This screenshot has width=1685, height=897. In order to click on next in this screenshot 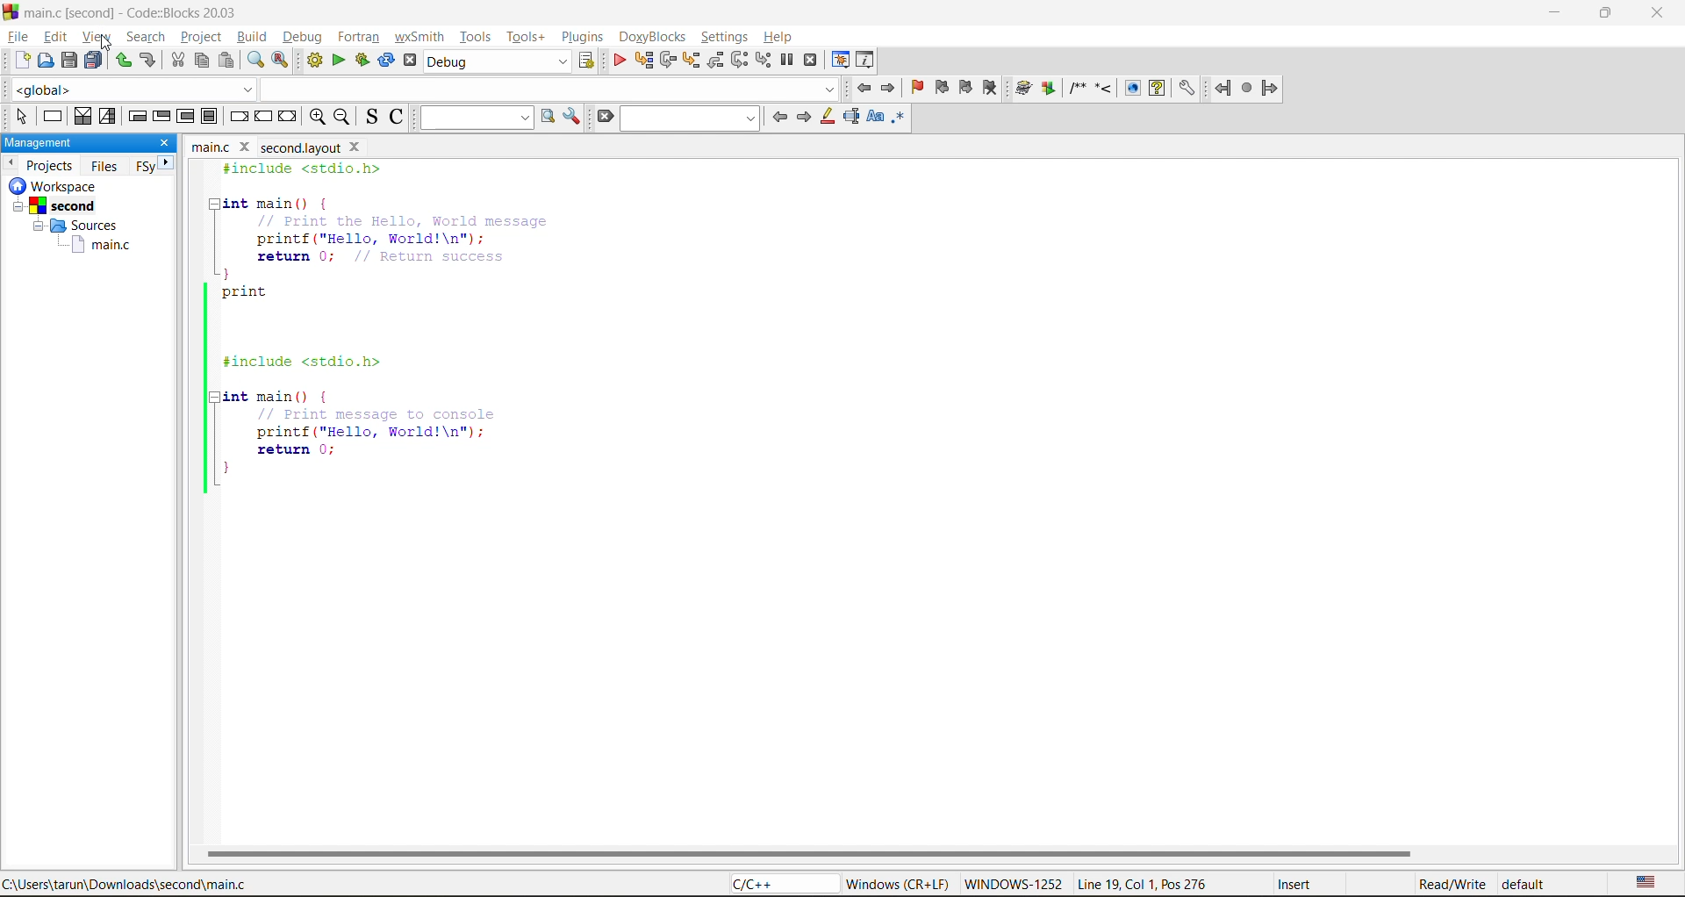, I will do `click(805, 116)`.